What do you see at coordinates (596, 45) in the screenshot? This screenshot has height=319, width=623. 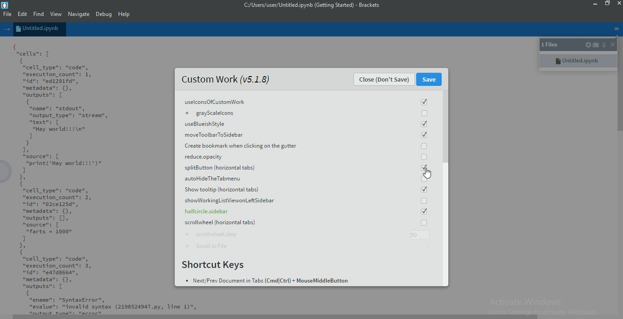 I see `open folder` at bounding box center [596, 45].